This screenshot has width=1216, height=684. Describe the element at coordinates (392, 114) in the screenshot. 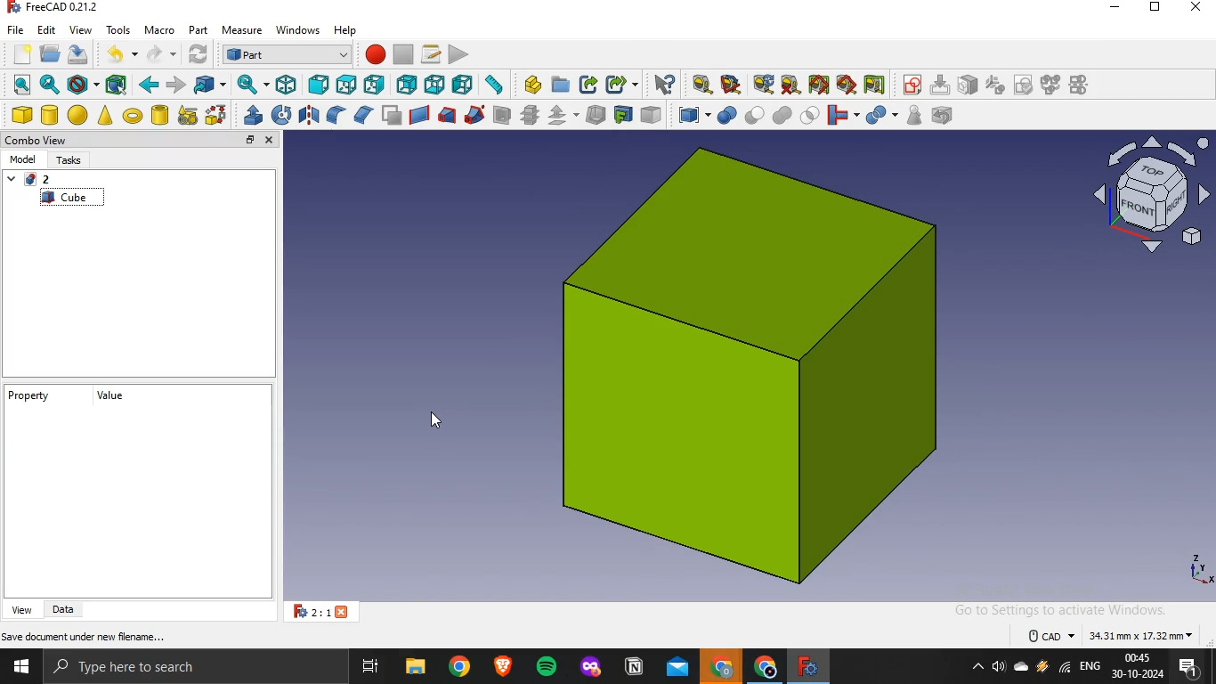

I see `make face from wires` at that location.